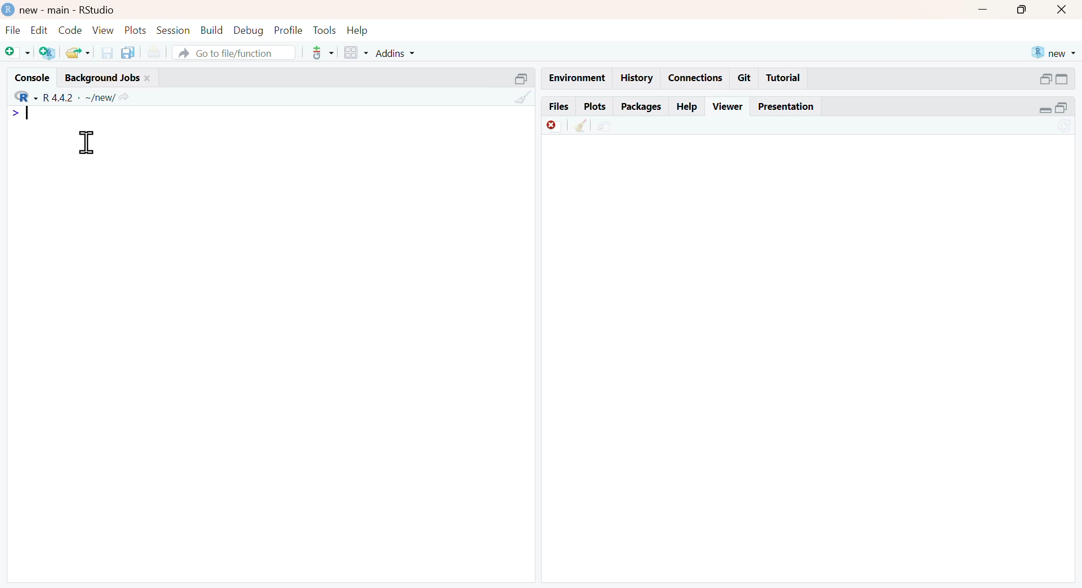 This screenshot has width=1082, height=588. What do you see at coordinates (14, 114) in the screenshot?
I see `>` at bounding box center [14, 114].